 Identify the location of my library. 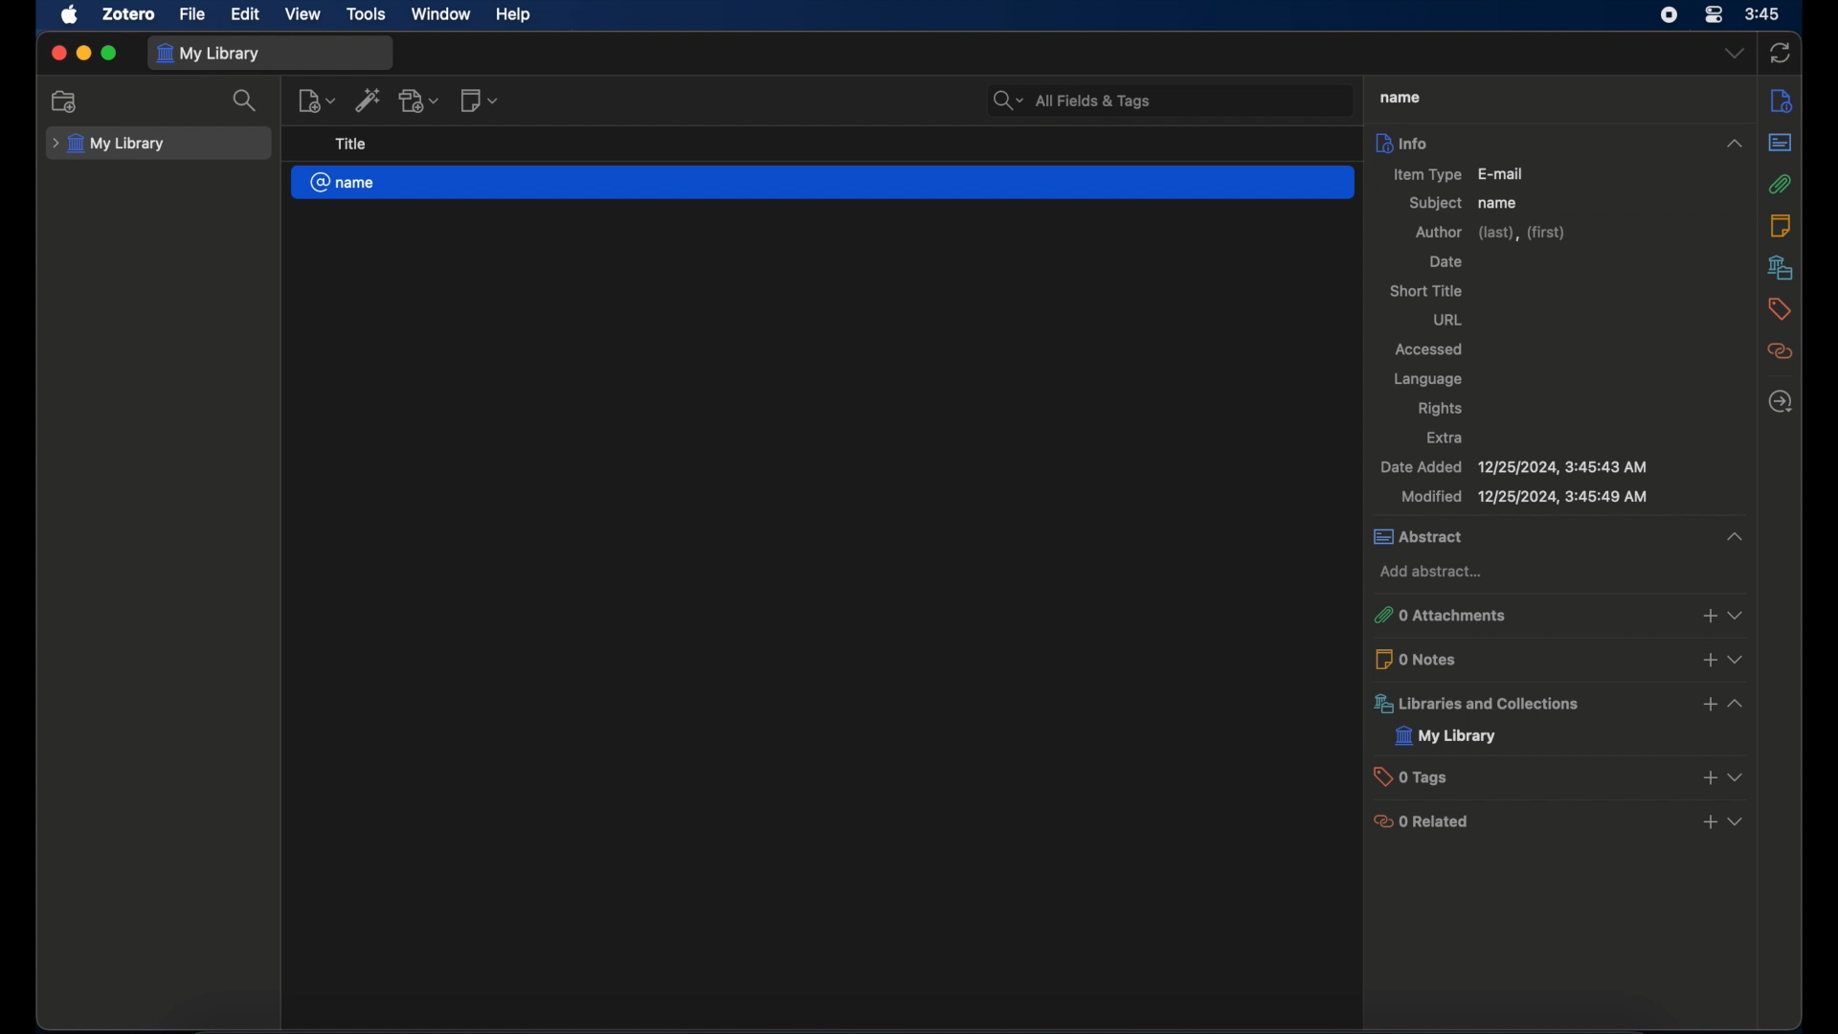
(109, 144).